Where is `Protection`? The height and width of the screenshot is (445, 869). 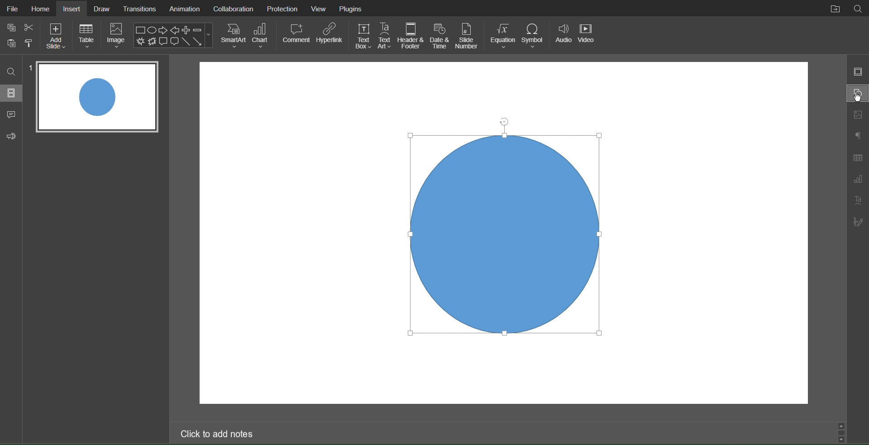
Protection is located at coordinates (283, 8).